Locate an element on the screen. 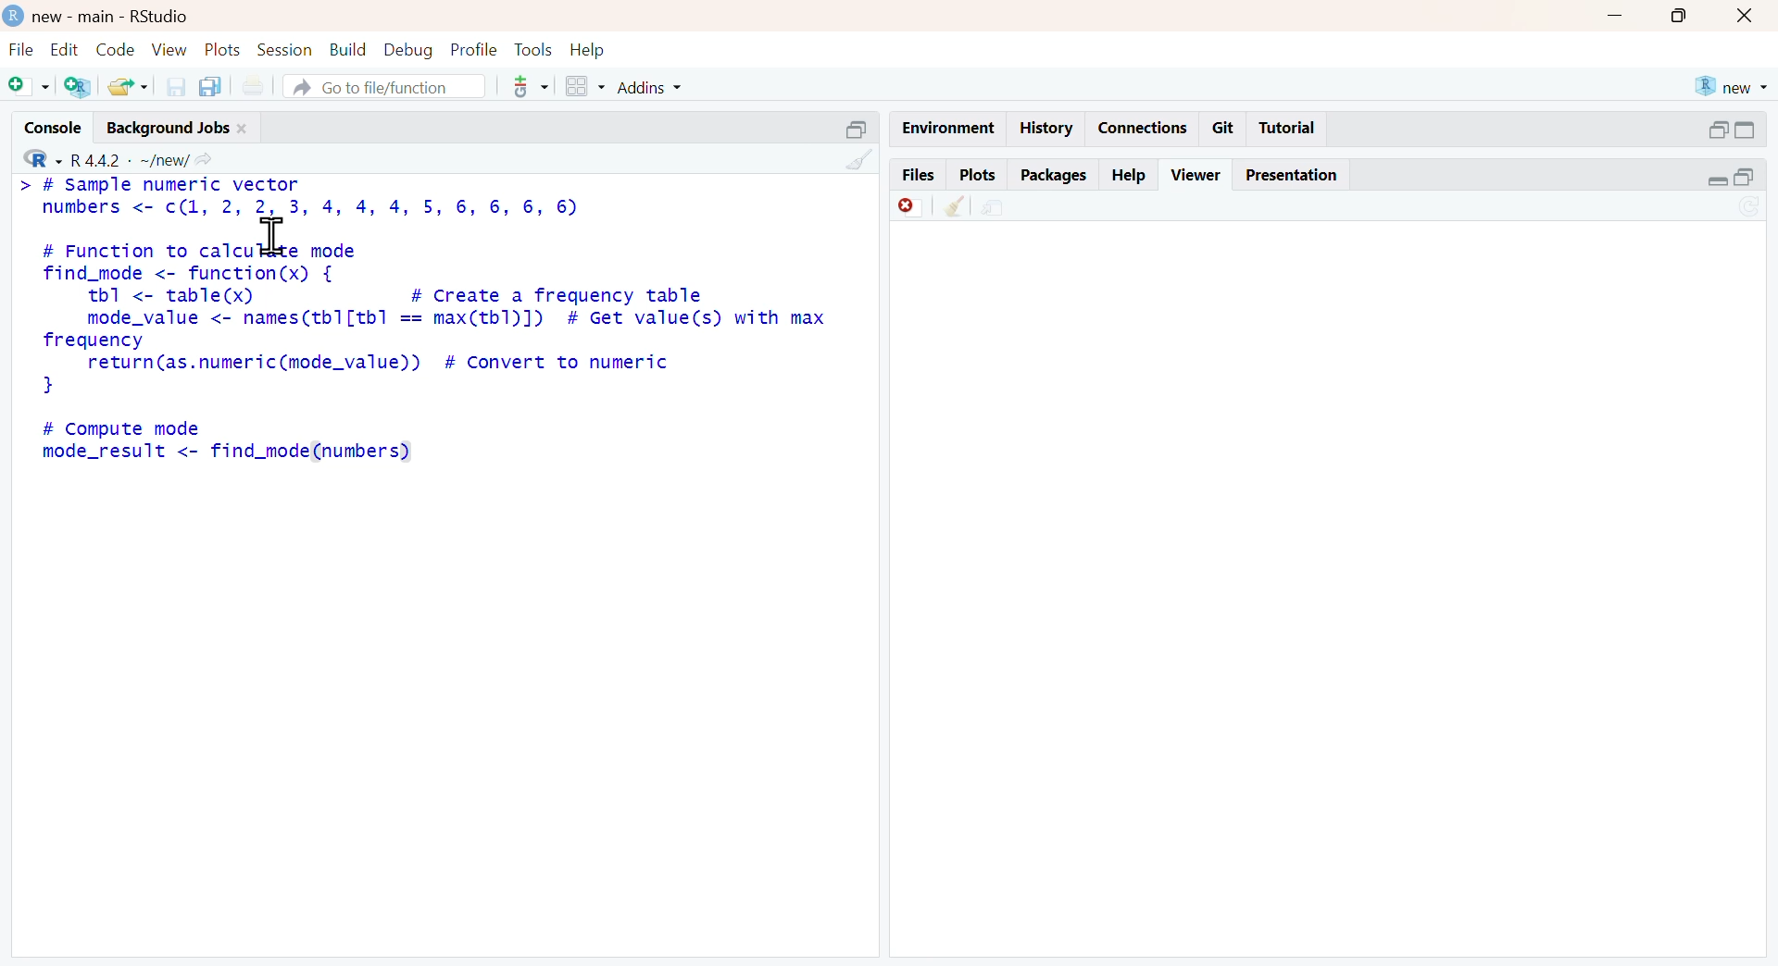 This screenshot has width=1778, height=966. share folder as is located at coordinates (130, 87).